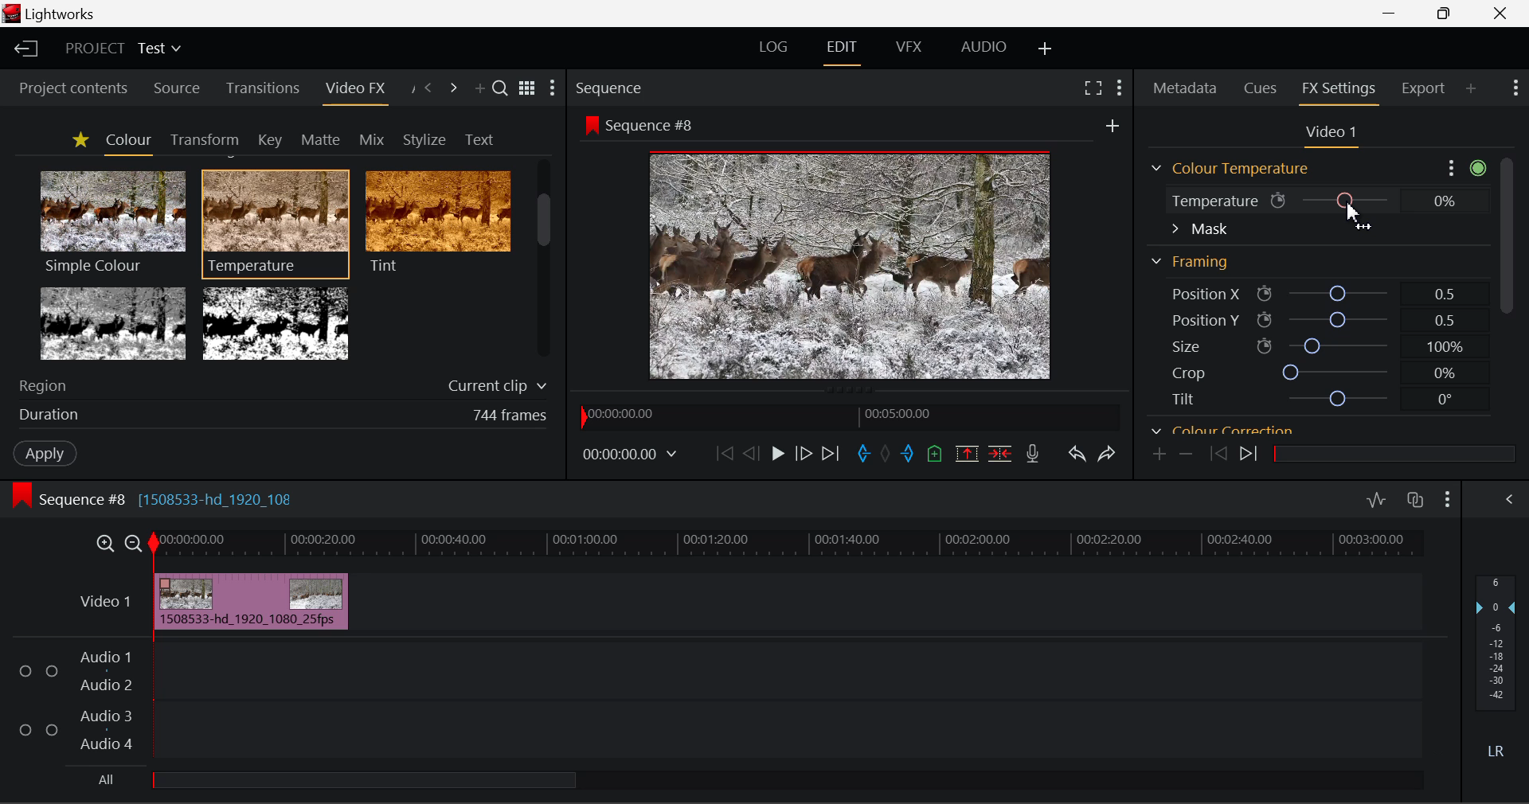  Describe the element at coordinates (1160, 455) in the screenshot. I see `Add keyframe` at that location.